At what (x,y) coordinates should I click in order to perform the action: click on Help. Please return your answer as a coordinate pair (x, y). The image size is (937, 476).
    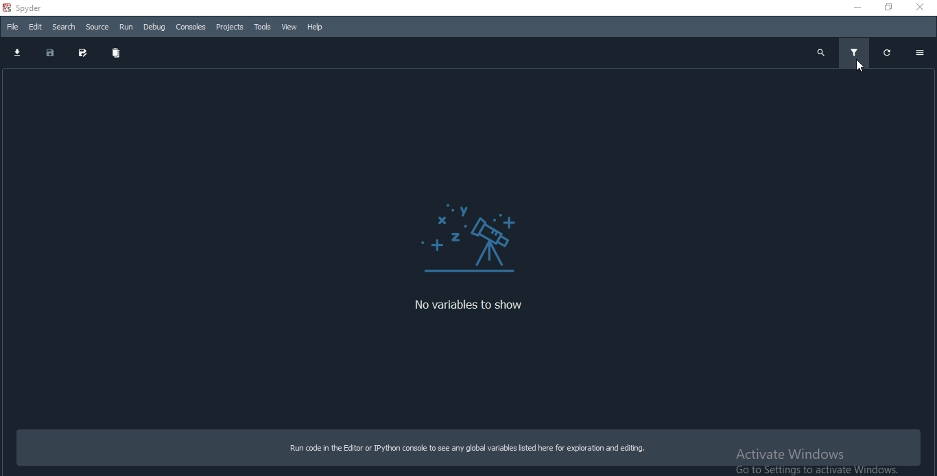
    Looking at the image, I should click on (315, 27).